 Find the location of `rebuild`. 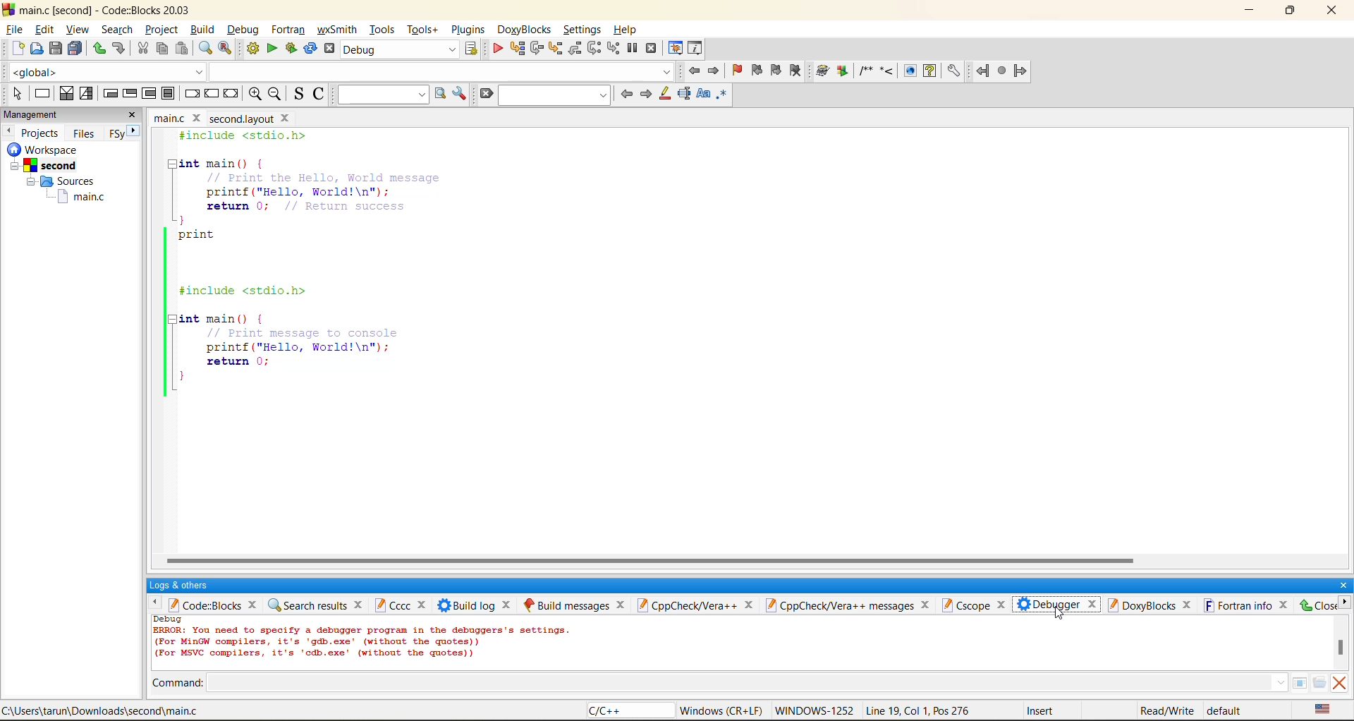

rebuild is located at coordinates (312, 47).